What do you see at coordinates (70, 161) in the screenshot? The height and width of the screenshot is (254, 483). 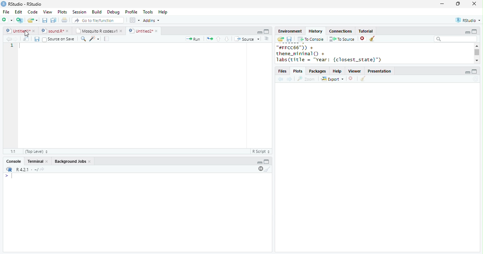 I see `Background Jobs` at bounding box center [70, 161].